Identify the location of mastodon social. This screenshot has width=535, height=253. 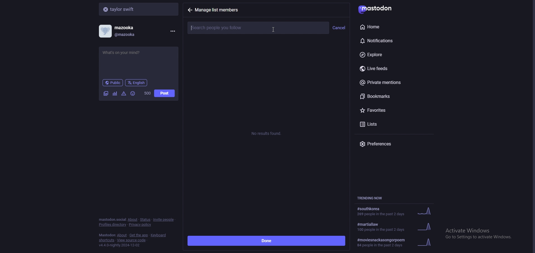
(112, 220).